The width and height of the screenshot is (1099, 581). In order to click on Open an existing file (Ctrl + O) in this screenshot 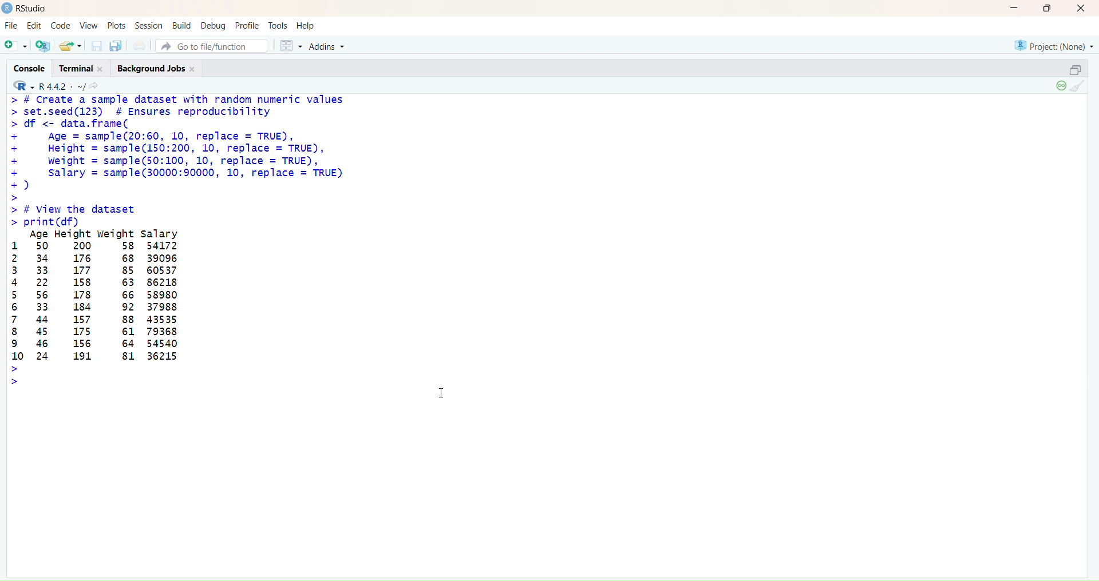, I will do `click(69, 45)`.